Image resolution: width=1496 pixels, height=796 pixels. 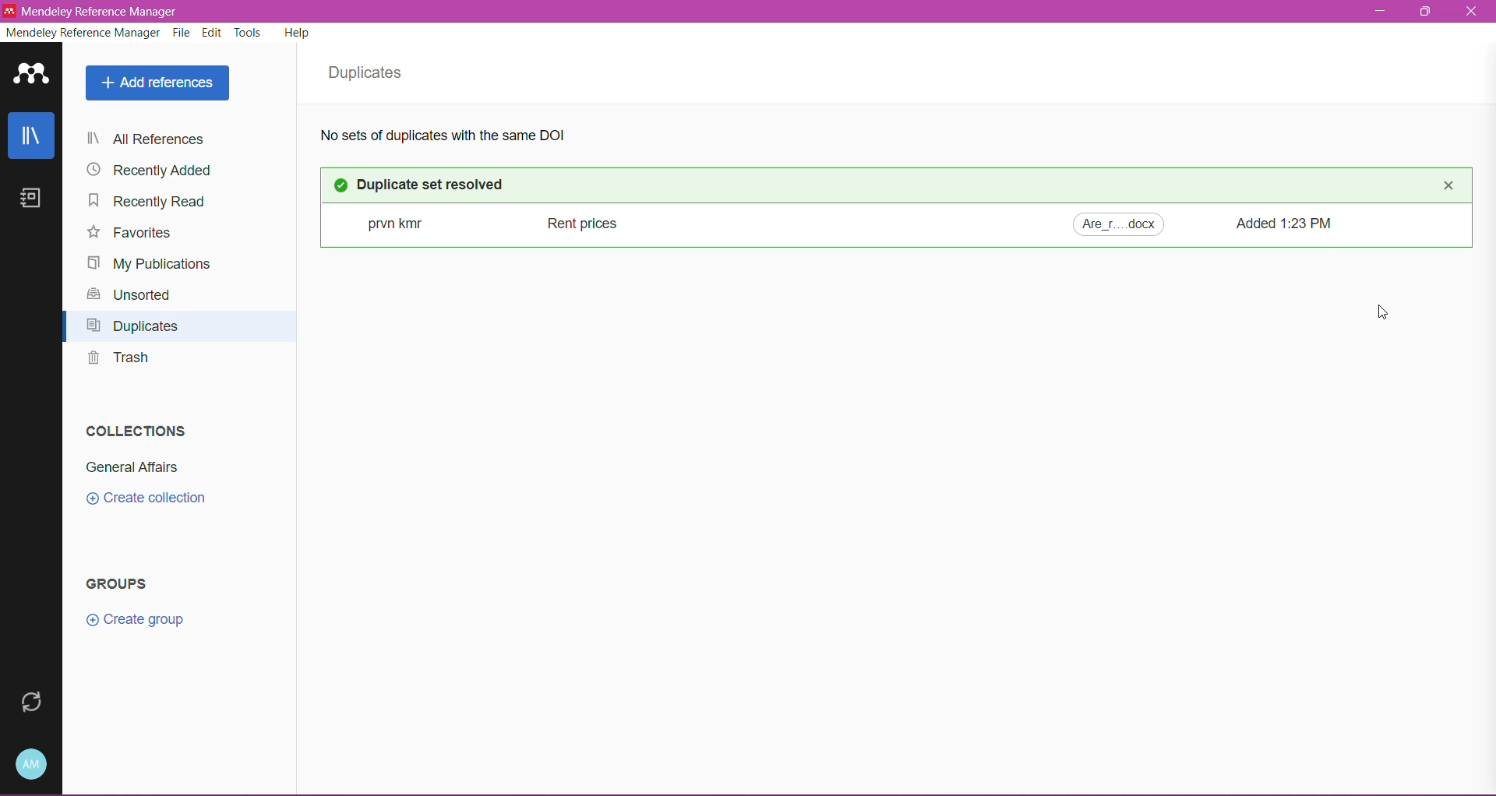 I want to click on Duplicates, so click(x=137, y=328).